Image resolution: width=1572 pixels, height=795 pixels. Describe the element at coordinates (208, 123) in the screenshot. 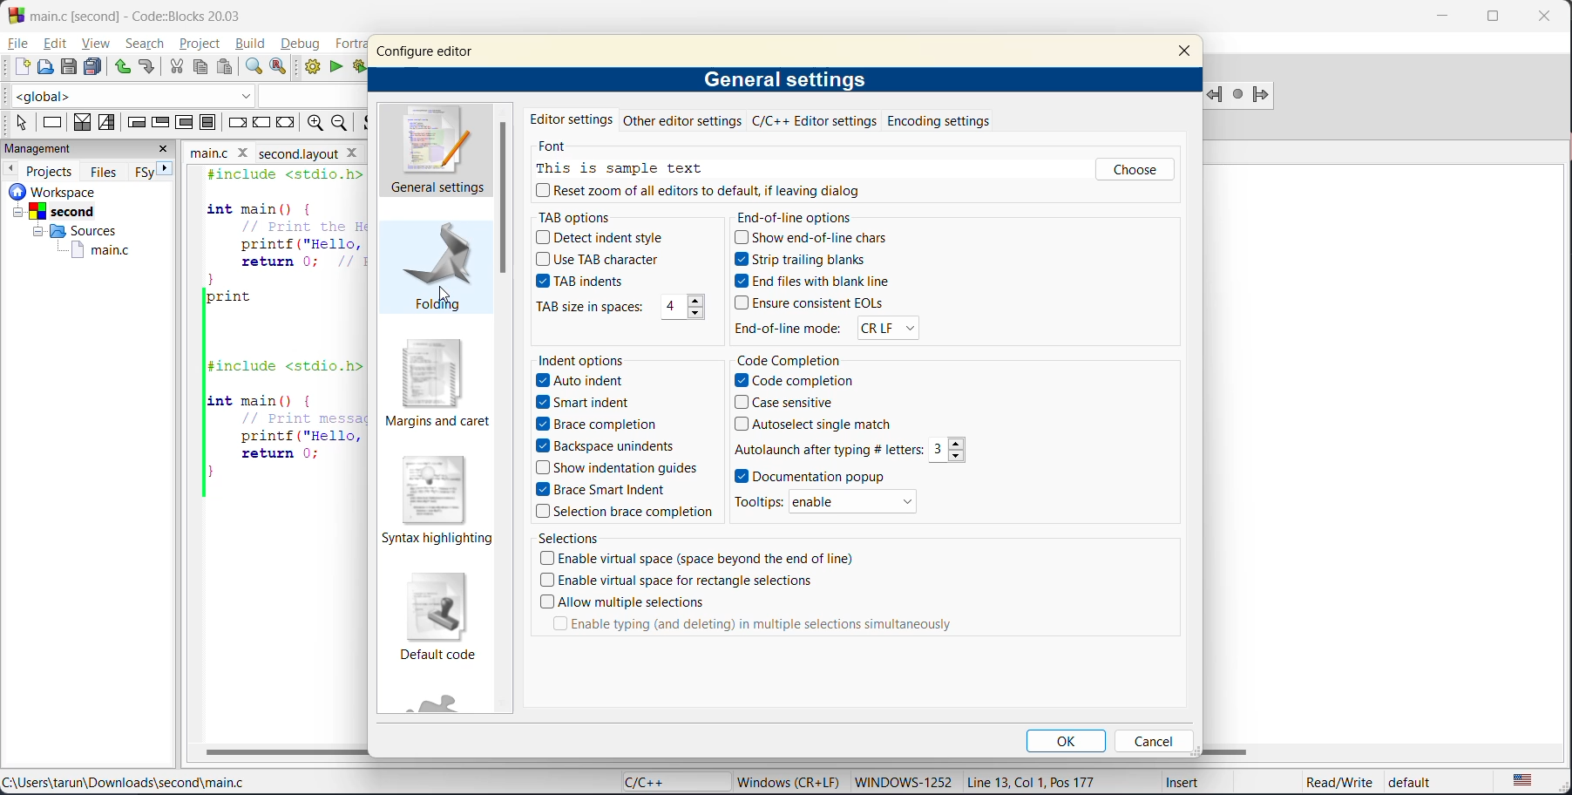

I see `block instruction` at that location.